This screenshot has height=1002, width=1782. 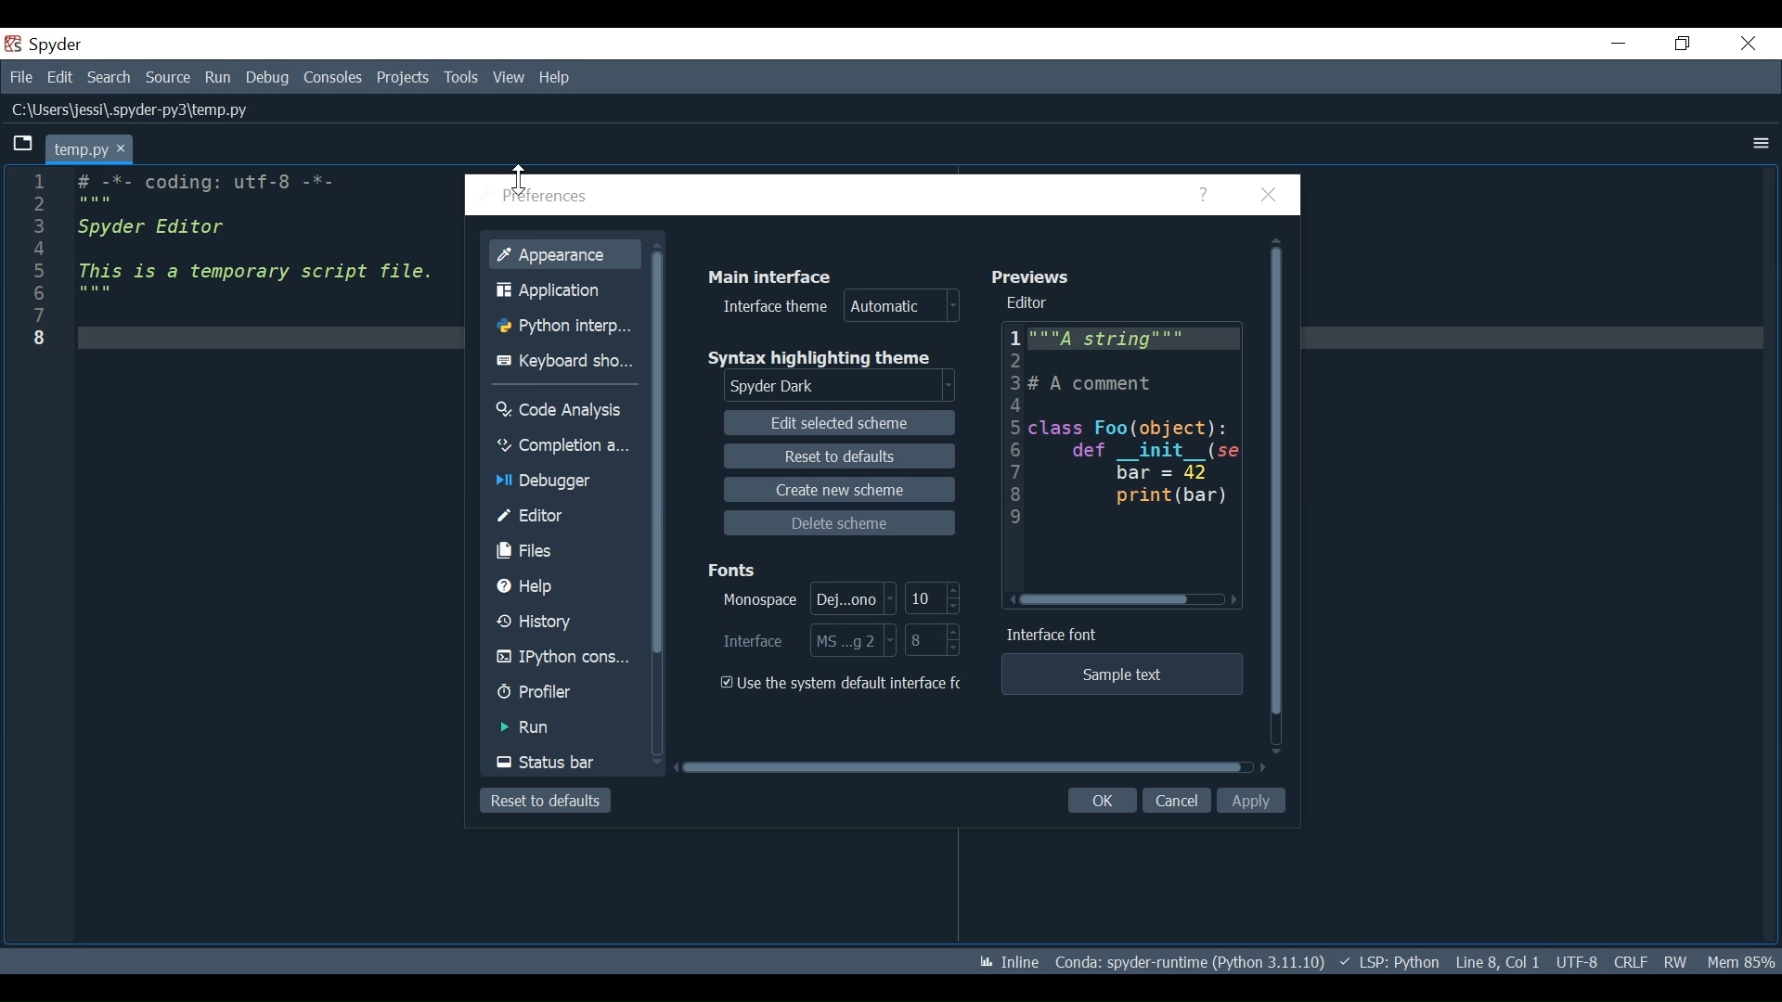 I want to click on Edit selected scheme, so click(x=838, y=422).